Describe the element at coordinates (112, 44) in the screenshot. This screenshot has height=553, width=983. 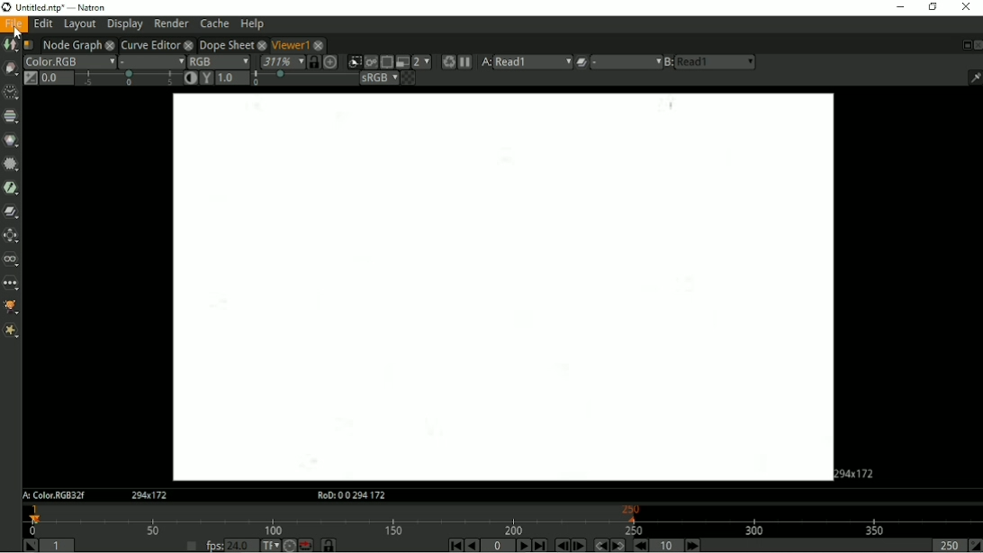
I see `close` at that location.